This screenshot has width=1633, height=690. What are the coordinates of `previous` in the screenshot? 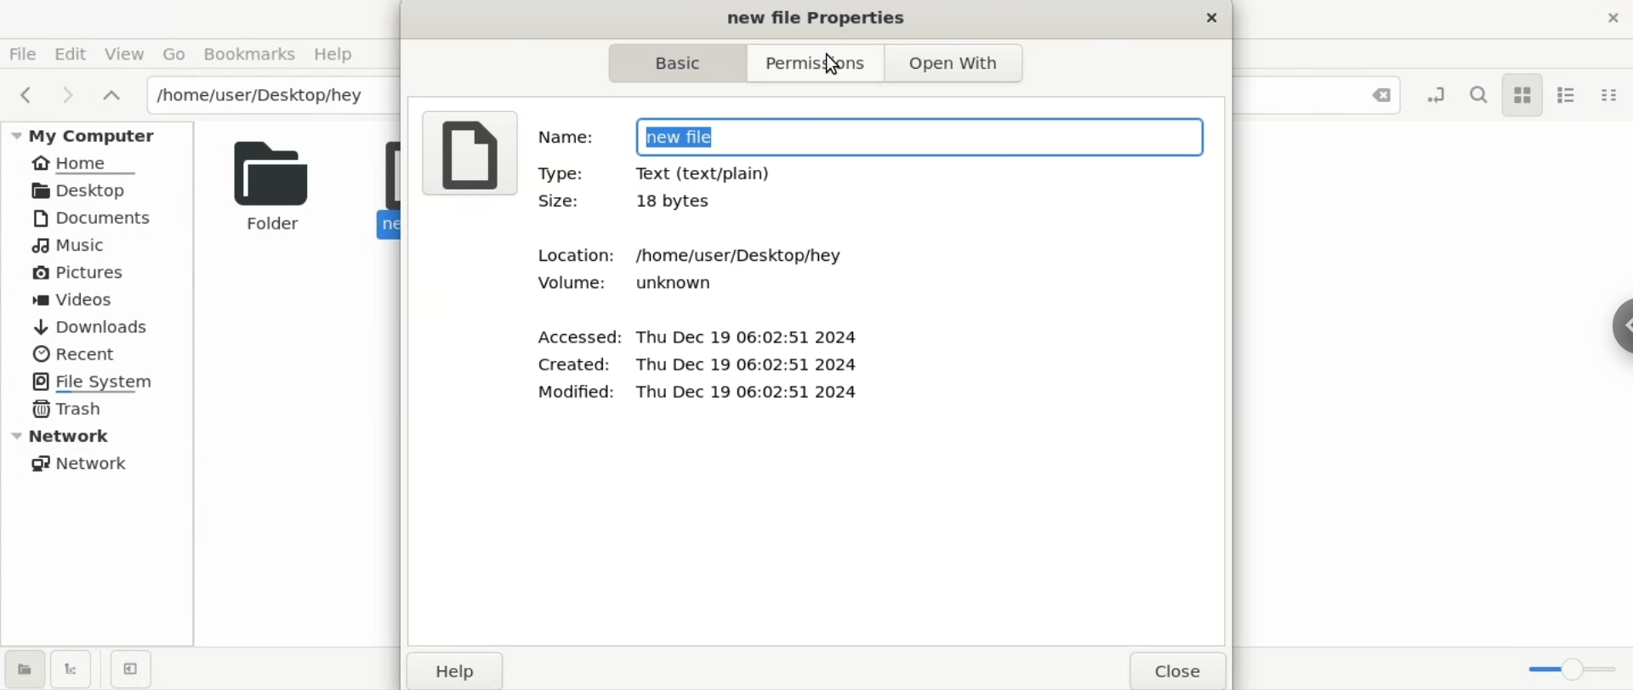 It's located at (25, 92).